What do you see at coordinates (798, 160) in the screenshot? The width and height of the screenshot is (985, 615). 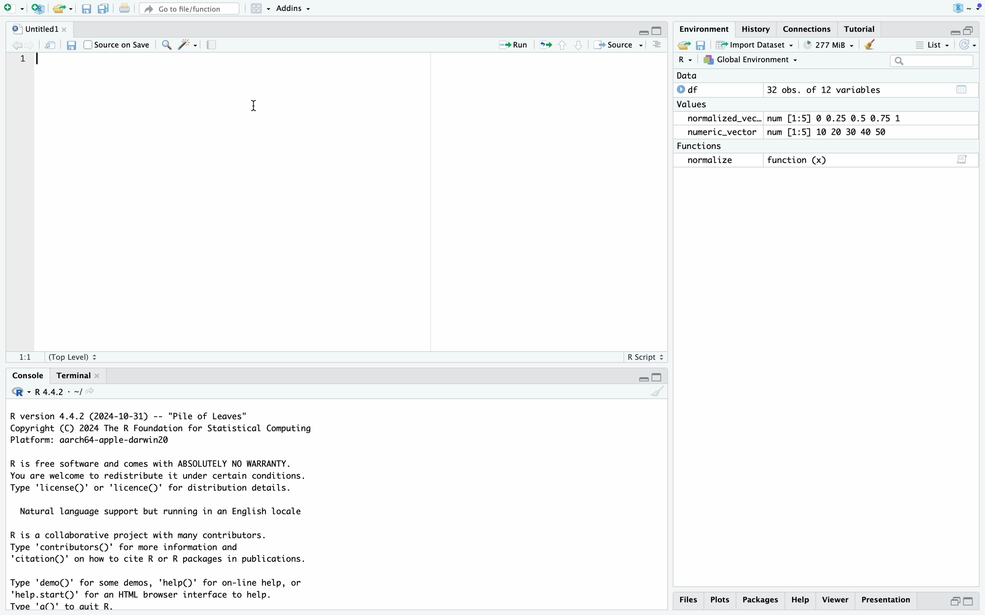 I see `Function (x)` at bounding box center [798, 160].